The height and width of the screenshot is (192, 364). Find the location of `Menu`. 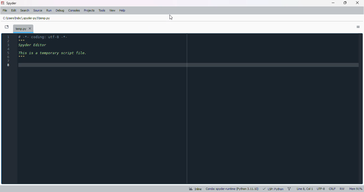

Menu is located at coordinates (358, 27).